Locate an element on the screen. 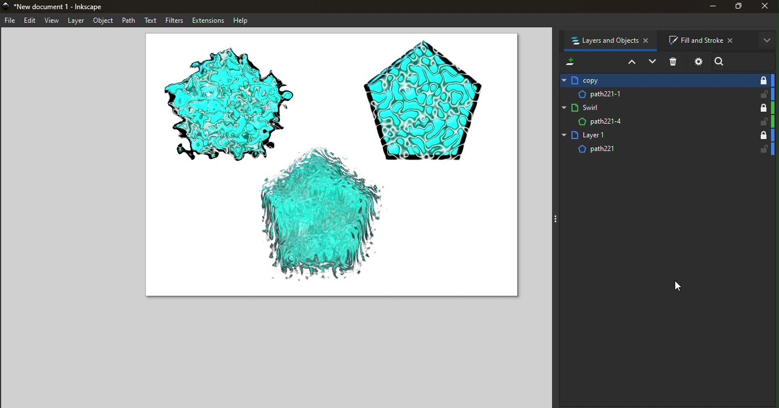 Image resolution: width=779 pixels, height=408 pixels. path221-4 is located at coordinates (654, 122).